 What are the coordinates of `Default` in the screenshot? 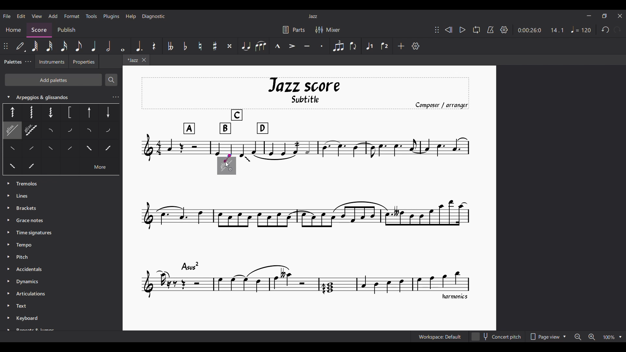 It's located at (21, 46).